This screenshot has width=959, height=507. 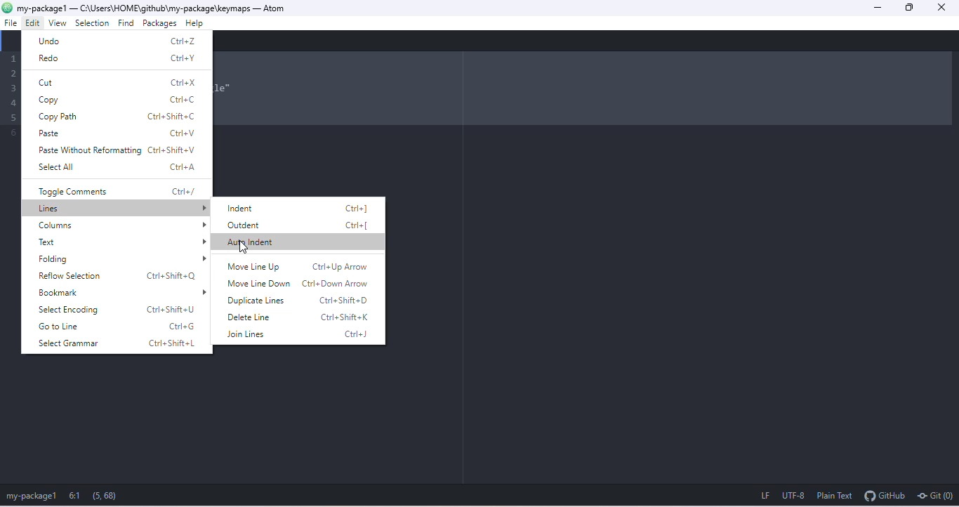 I want to click on help, so click(x=200, y=21).